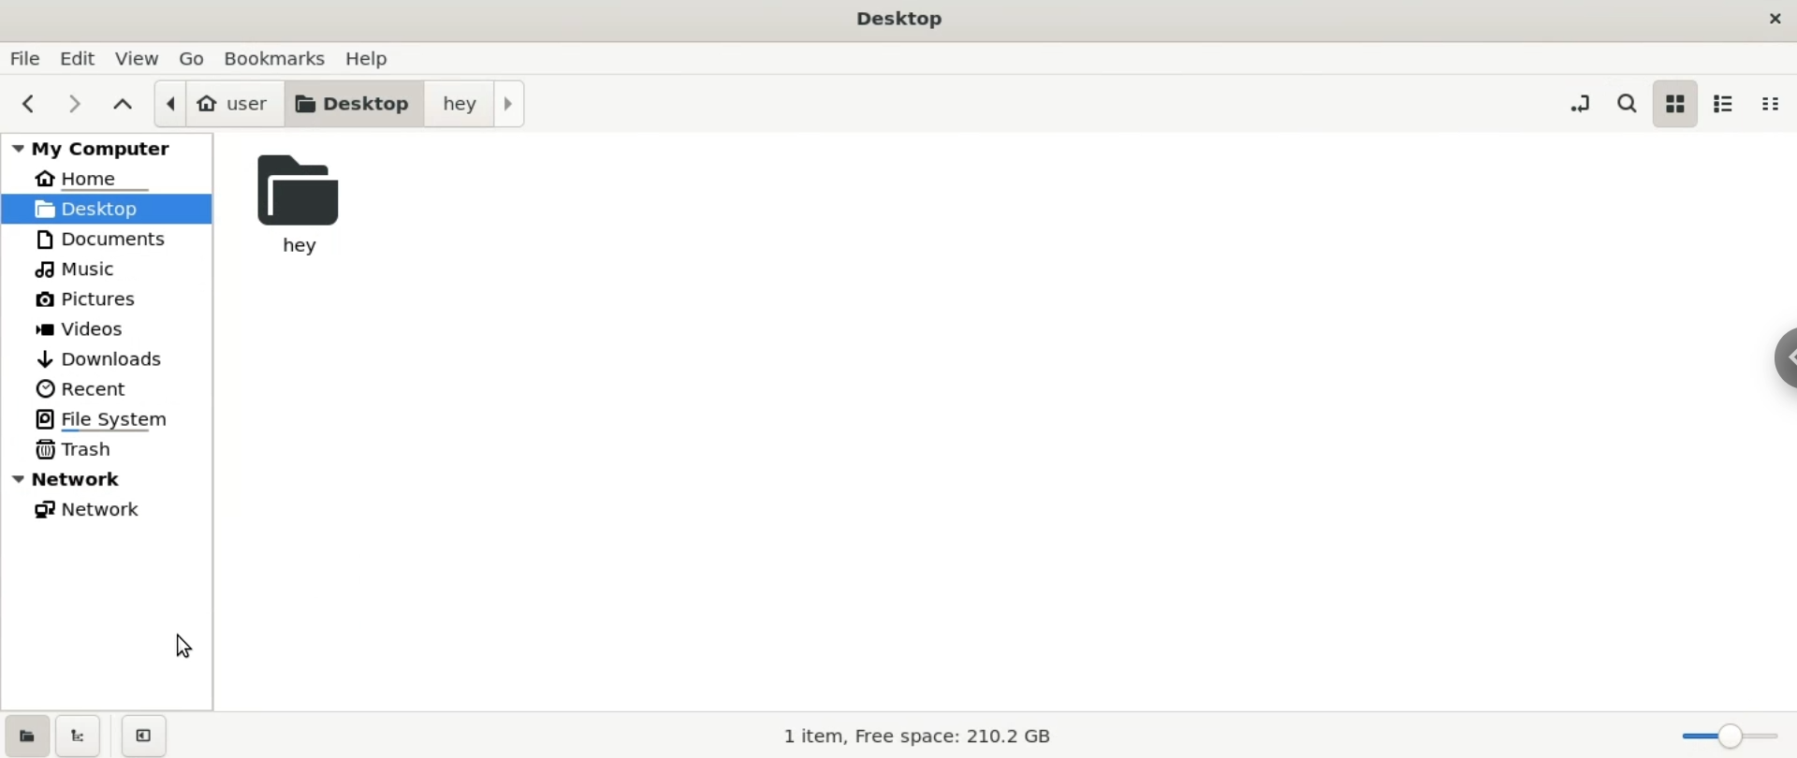 The height and width of the screenshot is (758, 1797). Describe the element at coordinates (1778, 359) in the screenshot. I see `chrome options` at that location.